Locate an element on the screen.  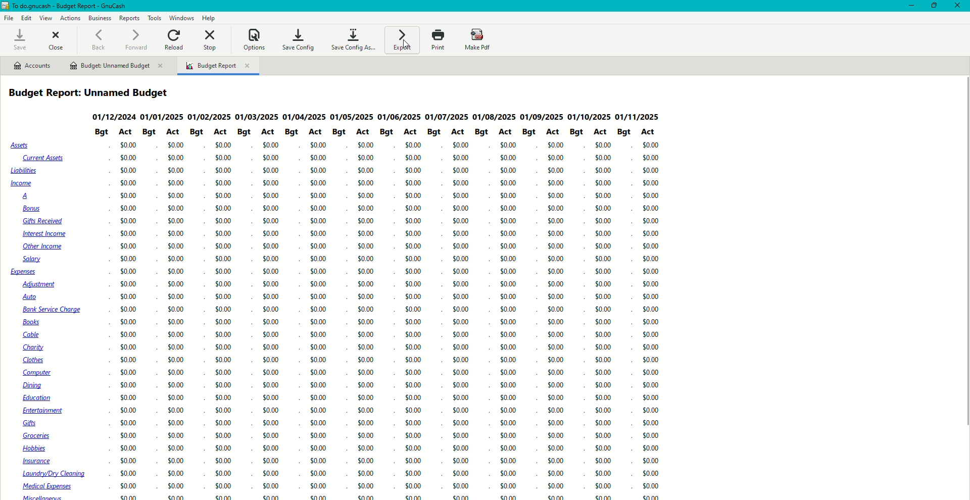
Stop is located at coordinates (212, 41).